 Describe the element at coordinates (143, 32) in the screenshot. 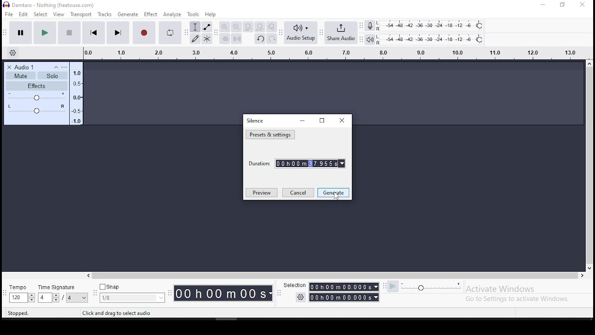

I see `record` at that location.